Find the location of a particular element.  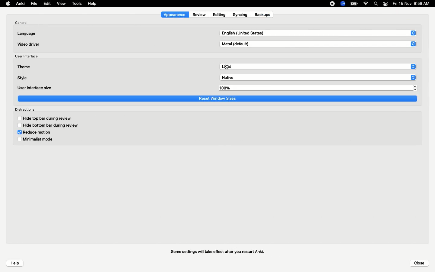

Minimalist mode is located at coordinates (37, 139).